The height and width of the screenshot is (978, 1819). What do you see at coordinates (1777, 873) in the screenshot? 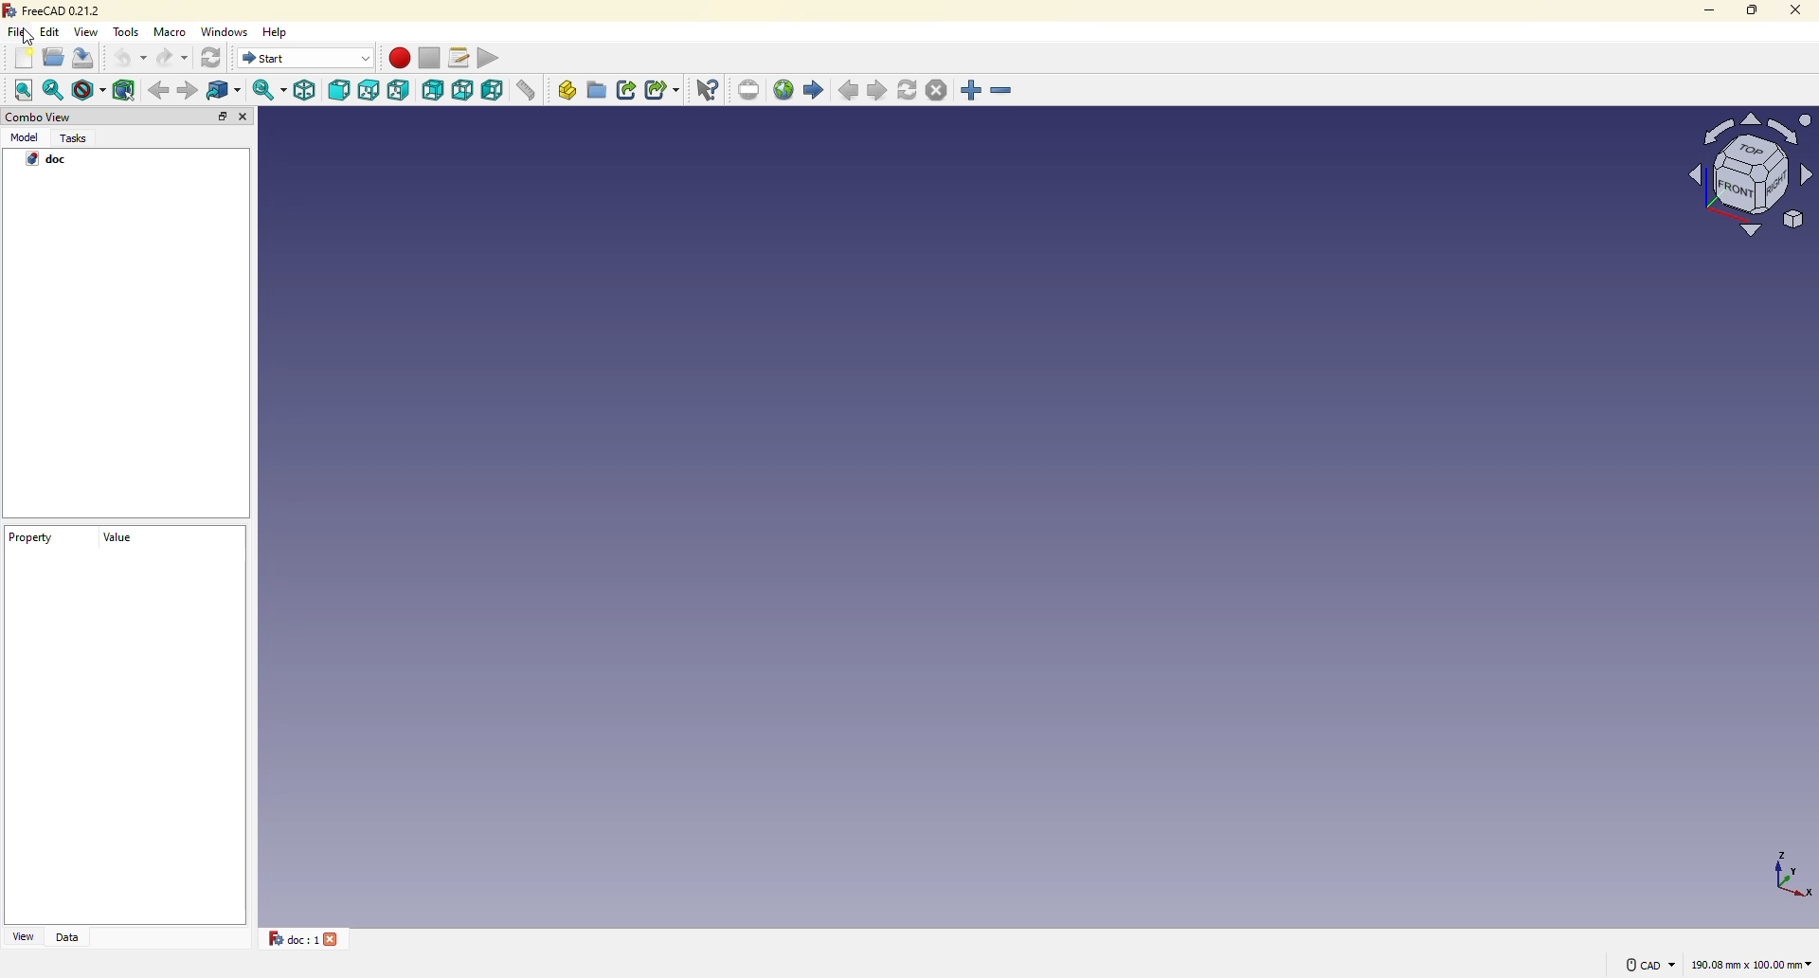
I see `co-ordinates` at bounding box center [1777, 873].